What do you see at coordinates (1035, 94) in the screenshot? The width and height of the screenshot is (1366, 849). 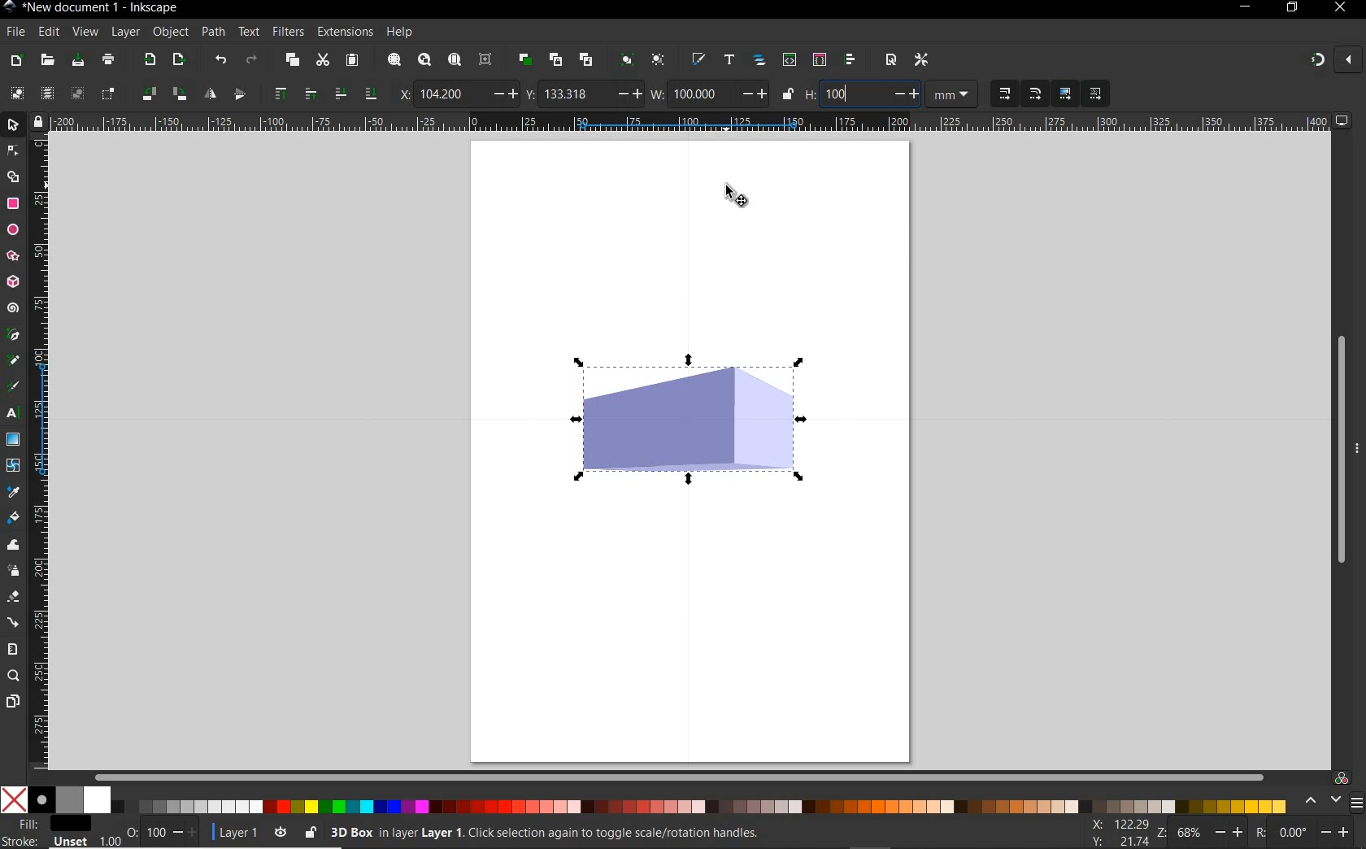 I see `when scaling` at bounding box center [1035, 94].